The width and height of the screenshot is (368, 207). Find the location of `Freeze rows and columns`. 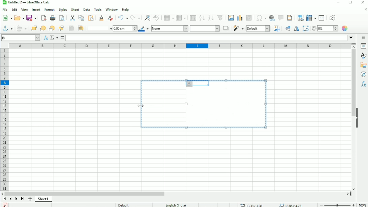

Freeze rows and columns is located at coordinates (310, 18).